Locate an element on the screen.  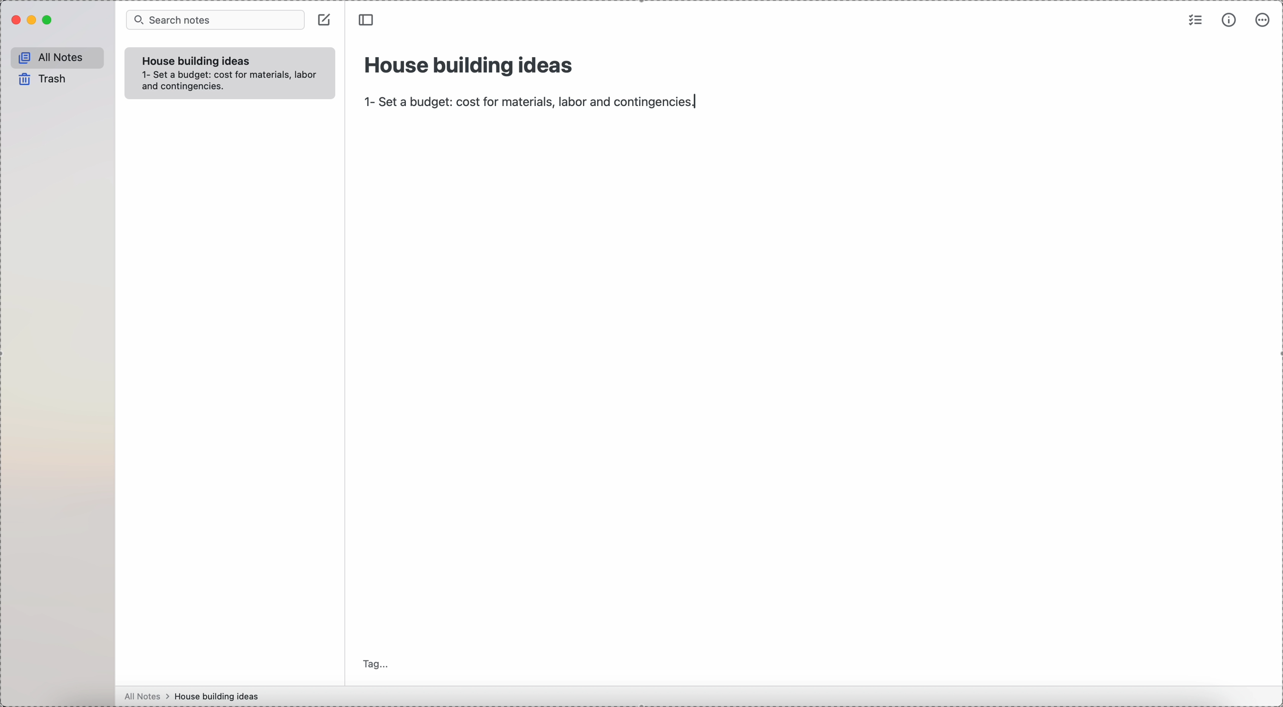
trash is located at coordinates (41, 80).